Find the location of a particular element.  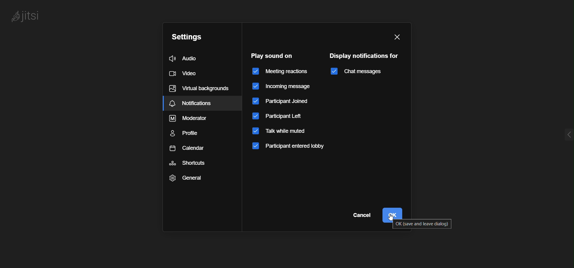

audio is located at coordinates (190, 57).